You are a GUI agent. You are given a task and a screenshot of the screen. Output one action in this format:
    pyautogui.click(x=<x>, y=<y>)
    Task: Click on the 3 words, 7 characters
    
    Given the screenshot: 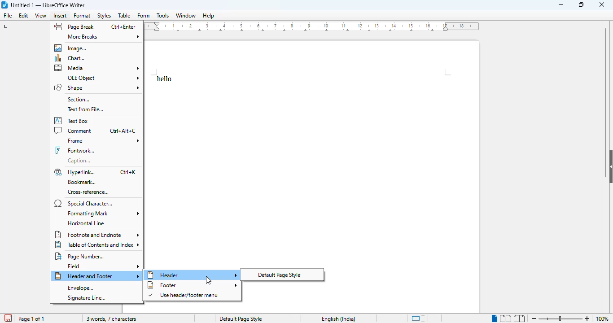 What is the action you would take?
    pyautogui.click(x=110, y=319)
    